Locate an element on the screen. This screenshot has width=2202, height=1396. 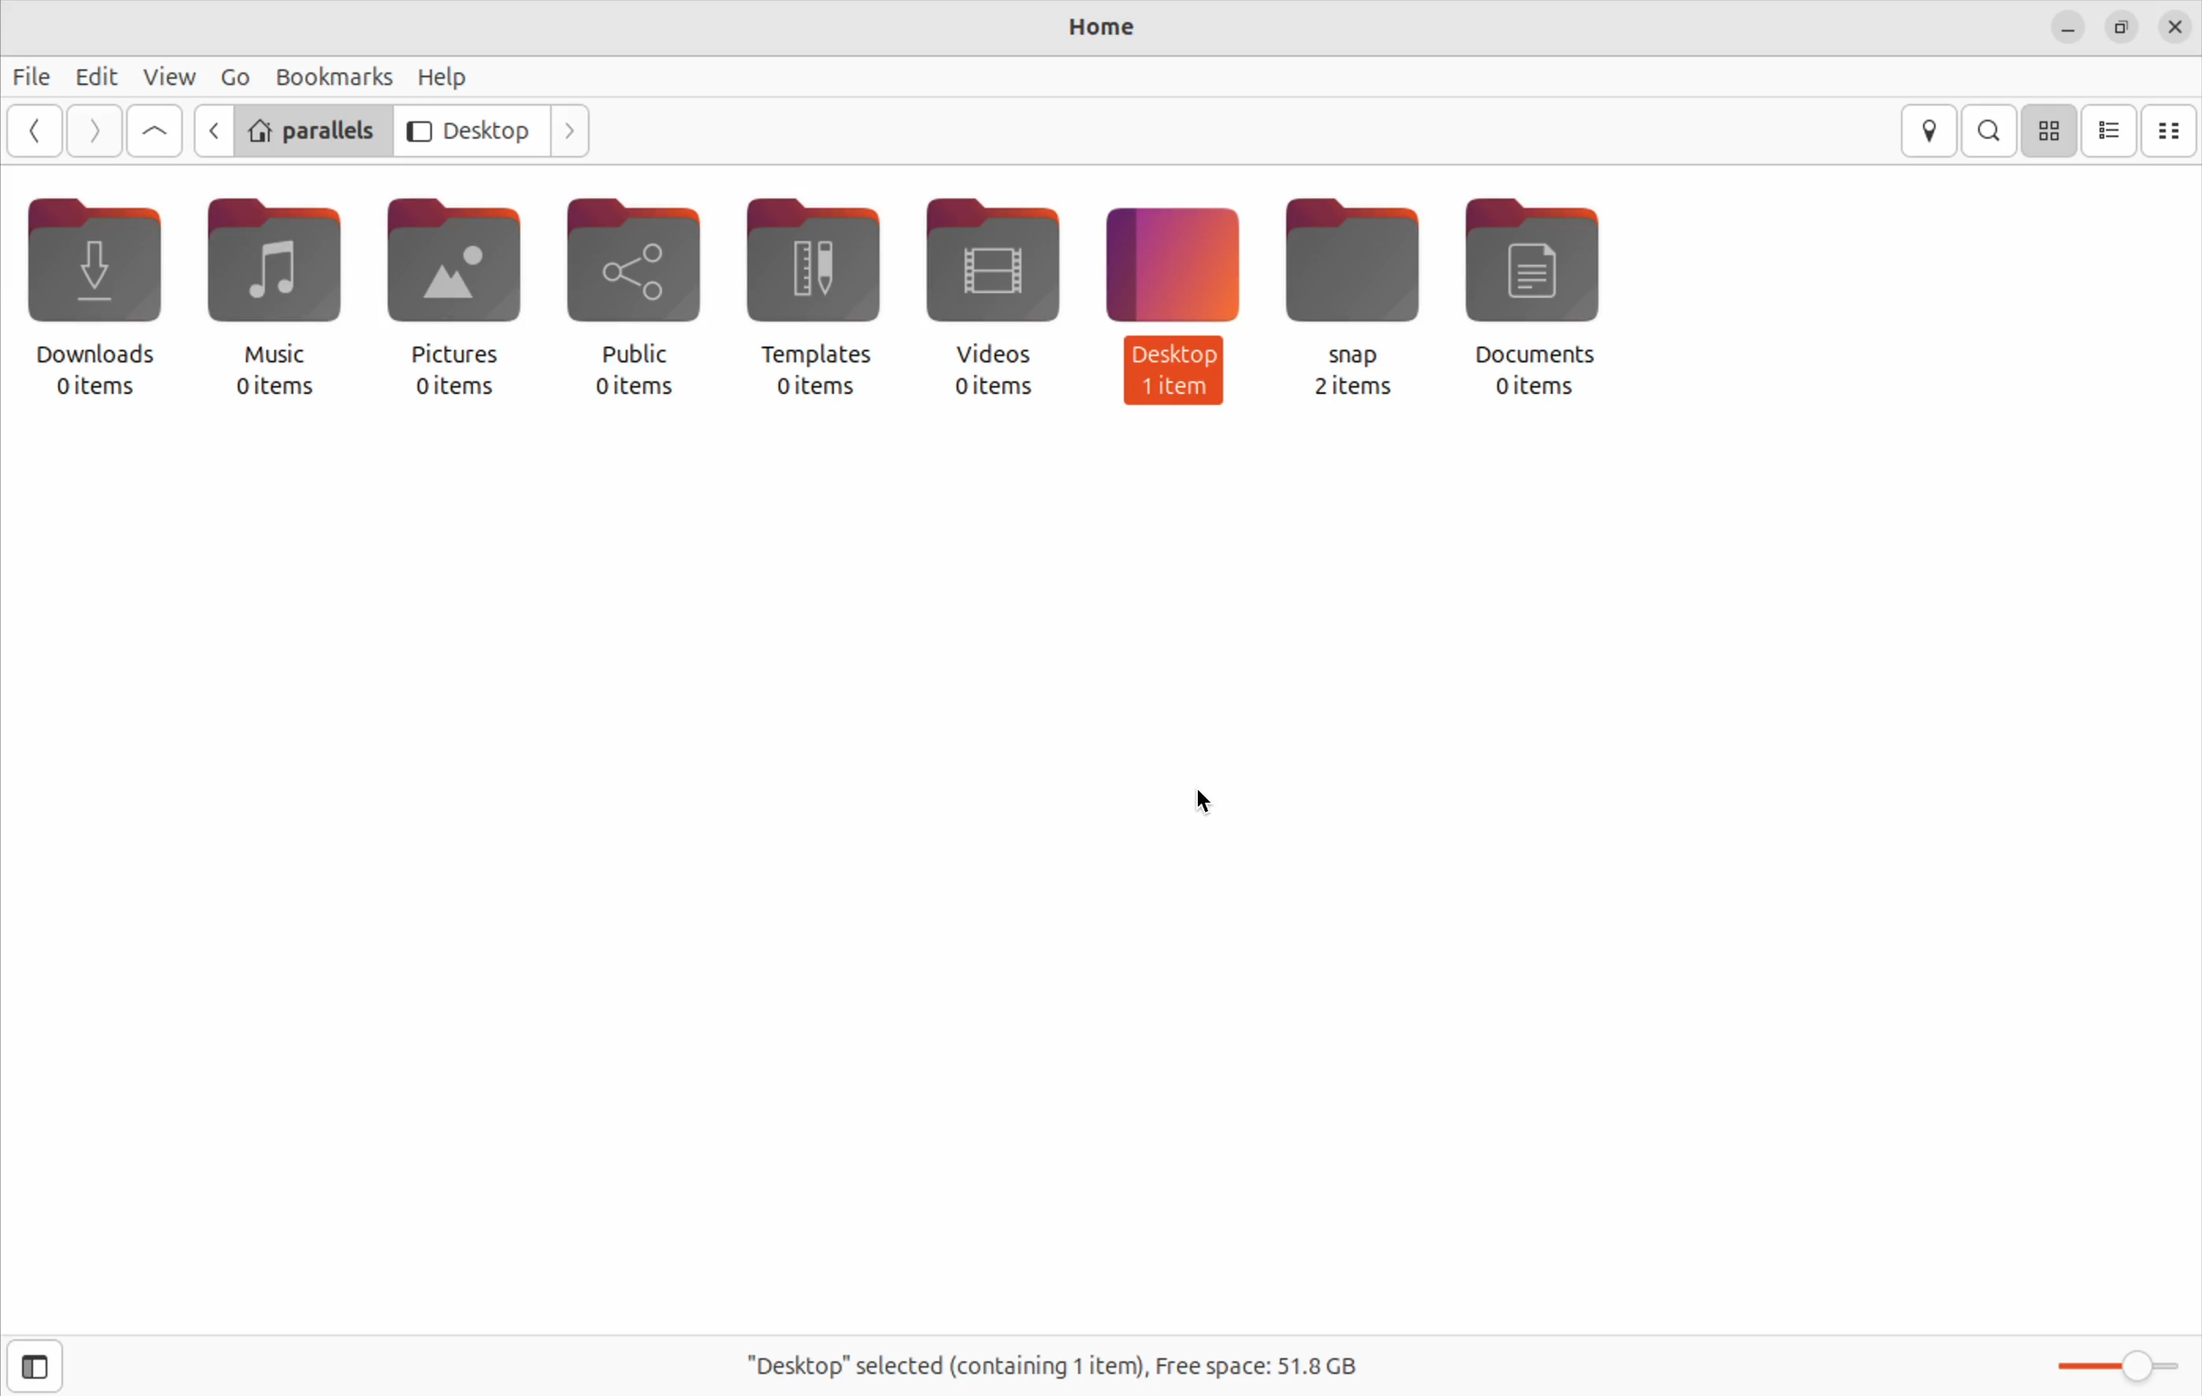
Home is located at coordinates (1100, 25).